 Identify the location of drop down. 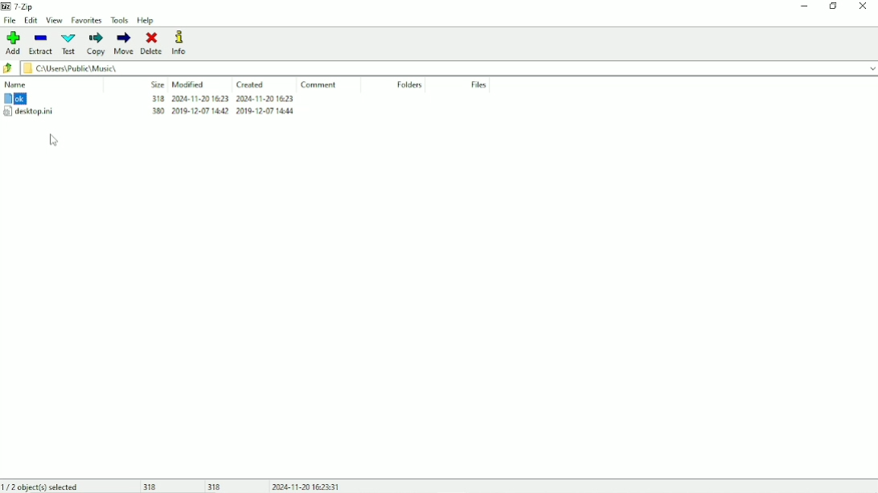
(867, 67).